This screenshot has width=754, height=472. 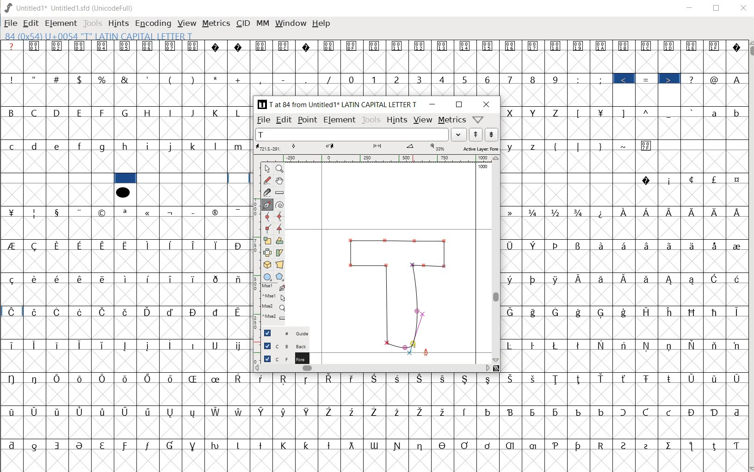 I want to click on Symbol, so click(x=420, y=411).